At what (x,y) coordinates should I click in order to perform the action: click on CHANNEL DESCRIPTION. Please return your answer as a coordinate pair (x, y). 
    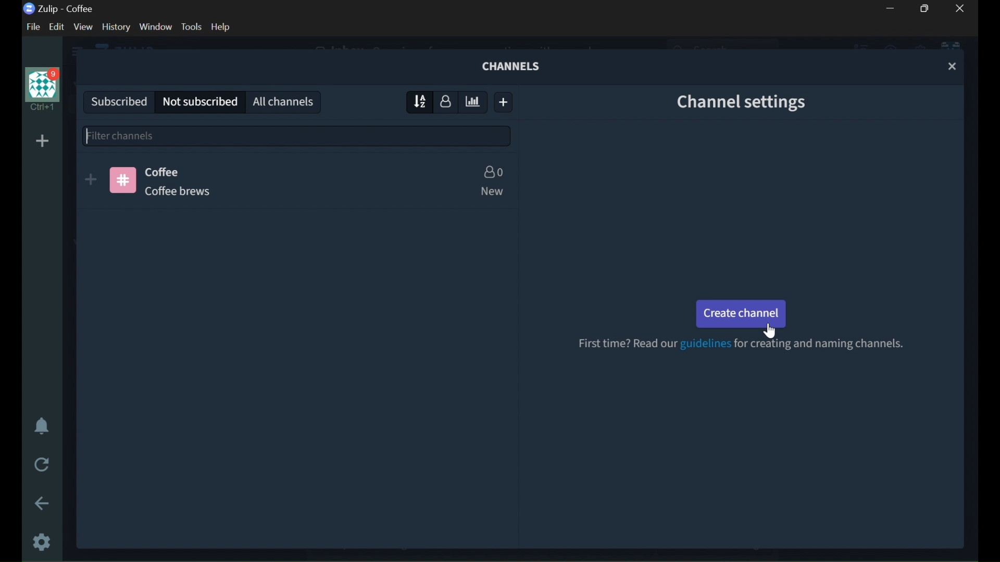
    Looking at the image, I should click on (189, 191).